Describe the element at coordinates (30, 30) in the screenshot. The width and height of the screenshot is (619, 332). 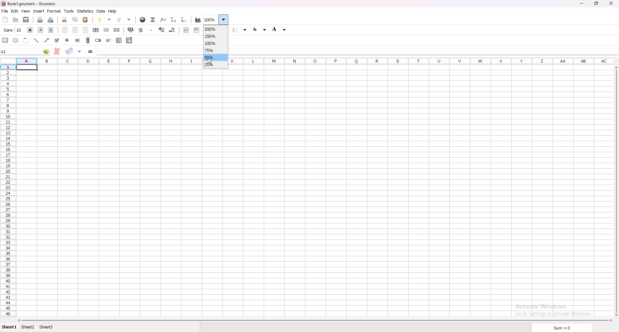
I see `bold` at that location.